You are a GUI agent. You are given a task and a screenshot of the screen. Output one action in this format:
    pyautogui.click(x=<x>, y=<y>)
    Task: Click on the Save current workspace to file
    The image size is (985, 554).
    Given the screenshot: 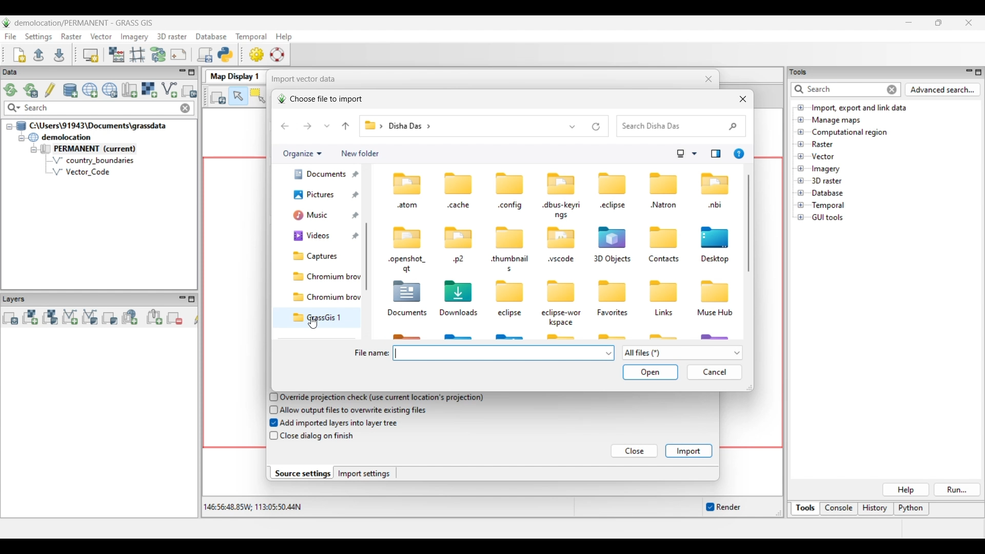 What is the action you would take?
    pyautogui.click(x=59, y=54)
    